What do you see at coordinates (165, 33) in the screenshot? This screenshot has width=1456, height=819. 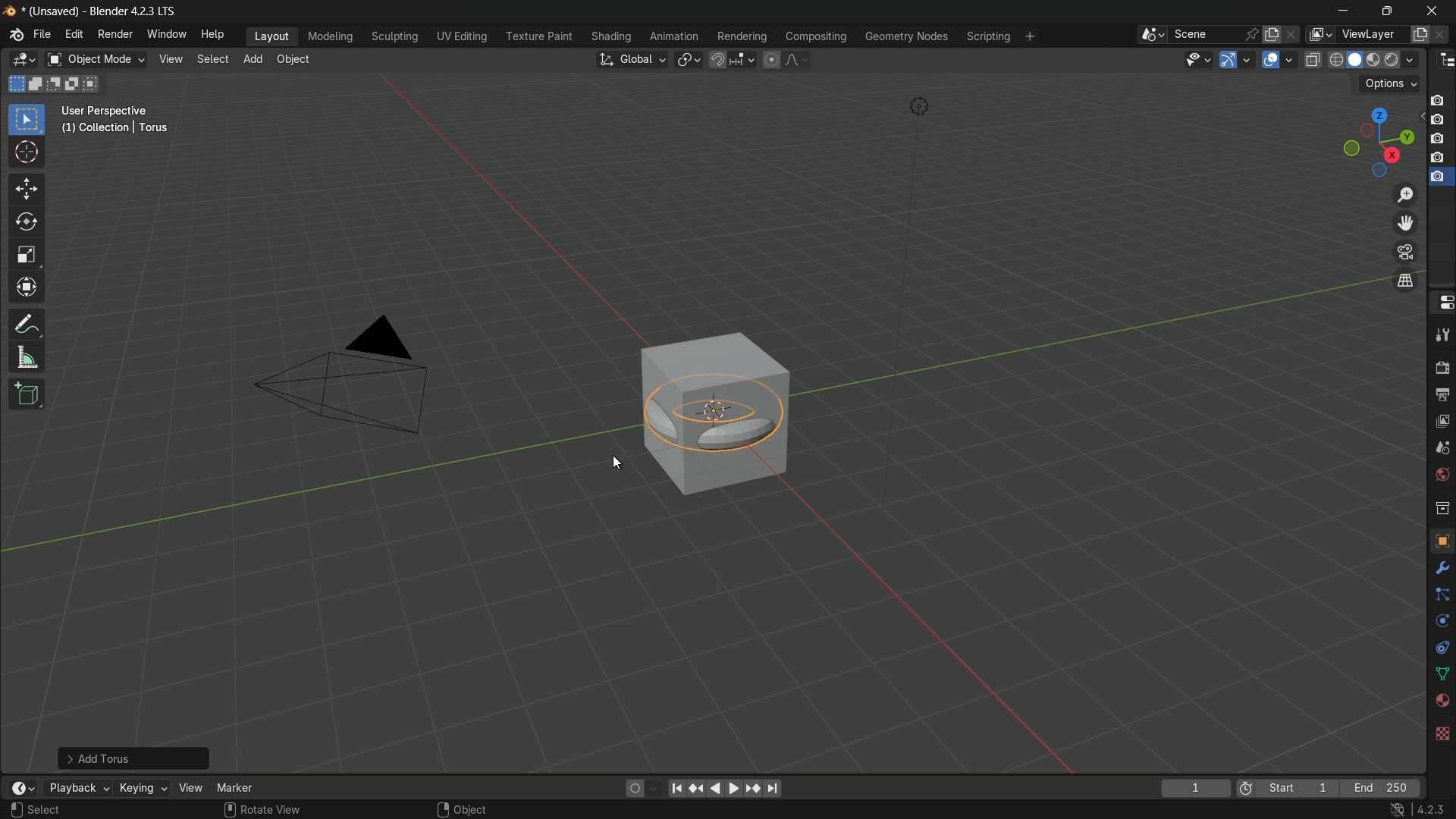 I see `window menu` at bounding box center [165, 33].